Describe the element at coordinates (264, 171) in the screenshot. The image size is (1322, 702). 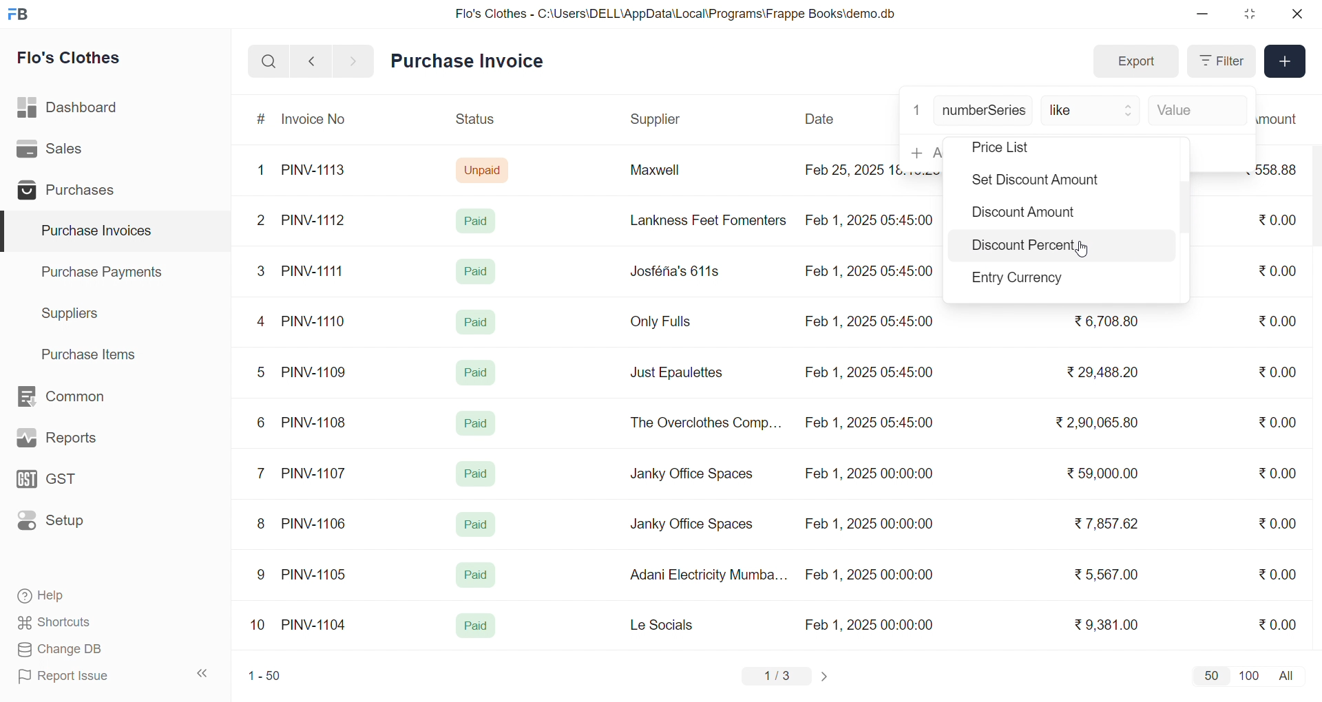
I see `1` at that location.